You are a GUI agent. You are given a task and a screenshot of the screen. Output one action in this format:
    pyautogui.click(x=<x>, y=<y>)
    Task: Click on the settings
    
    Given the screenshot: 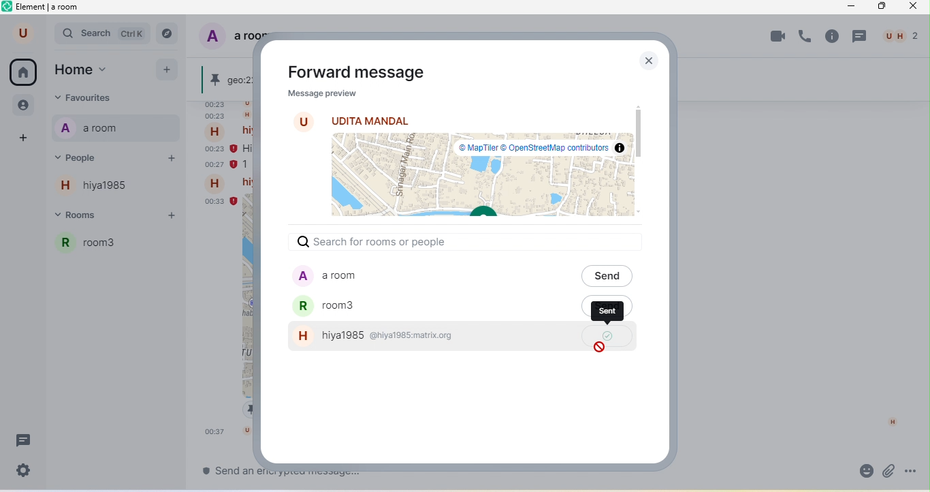 What is the action you would take?
    pyautogui.click(x=25, y=470)
    